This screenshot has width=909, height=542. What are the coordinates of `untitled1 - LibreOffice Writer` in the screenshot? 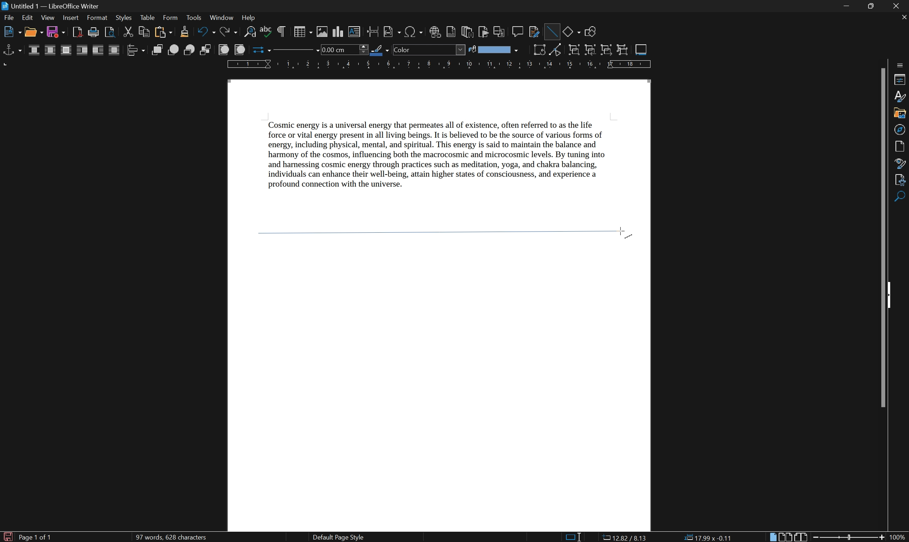 It's located at (52, 6).